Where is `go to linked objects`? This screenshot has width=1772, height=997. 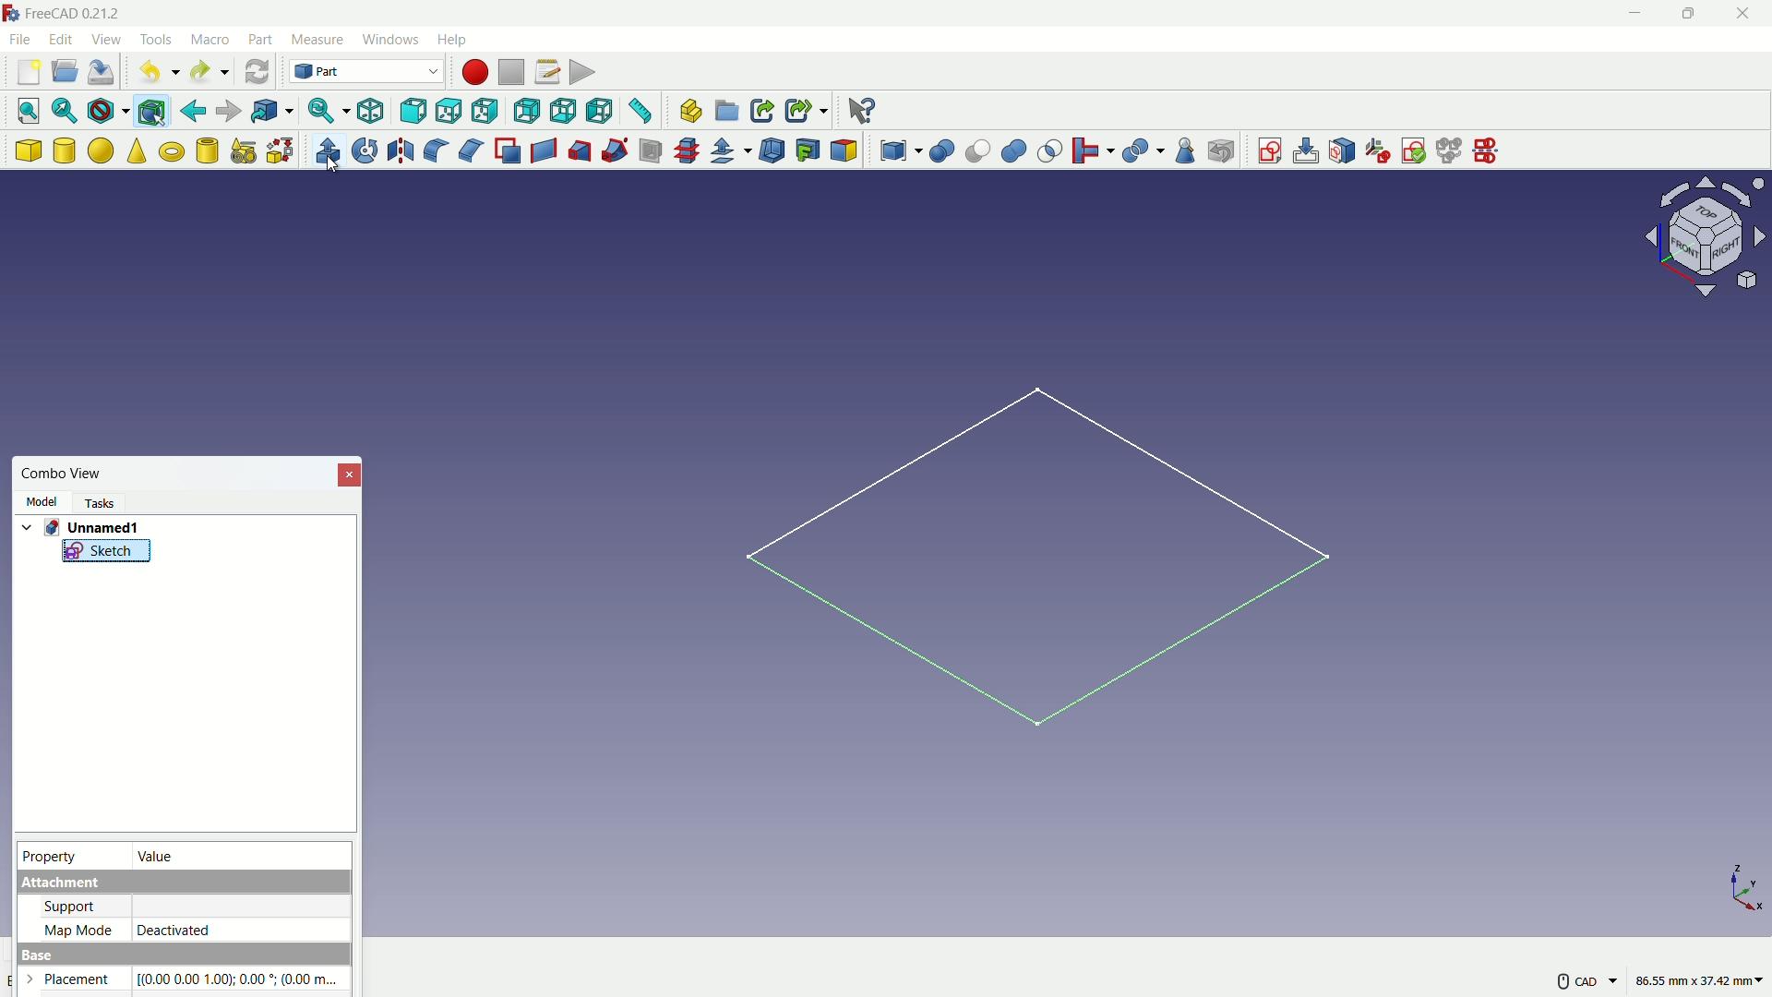
go to linked objects is located at coordinates (273, 110).